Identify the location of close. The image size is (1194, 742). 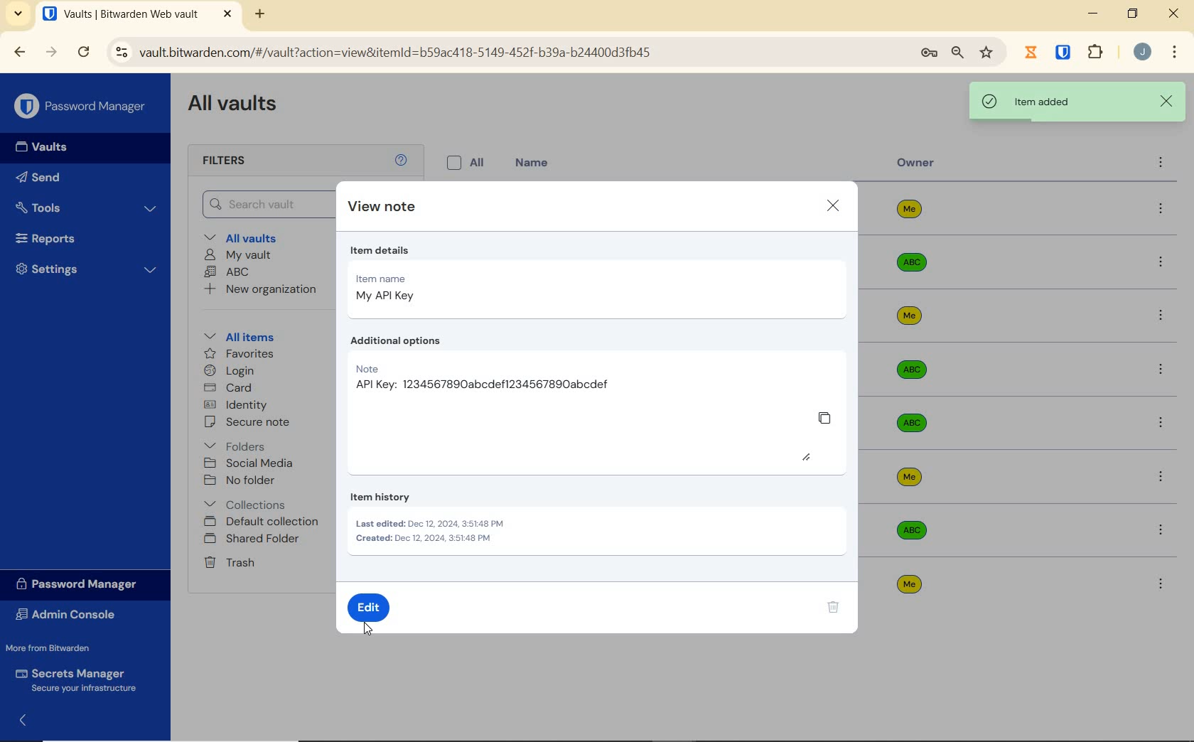
(1167, 100).